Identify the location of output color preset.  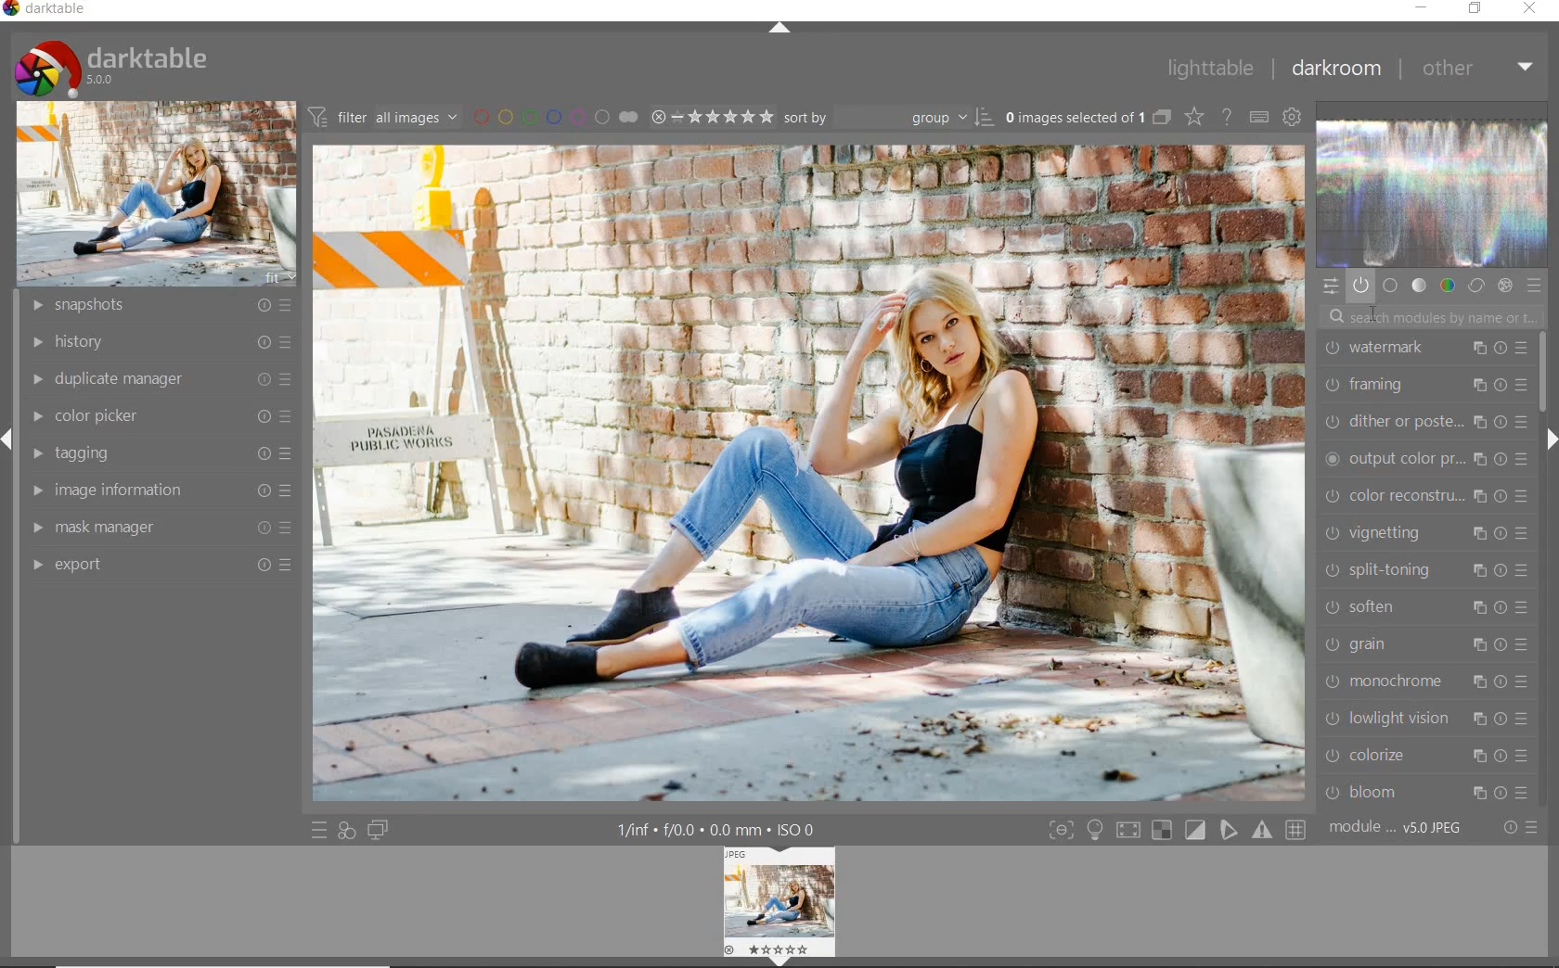
(1422, 461).